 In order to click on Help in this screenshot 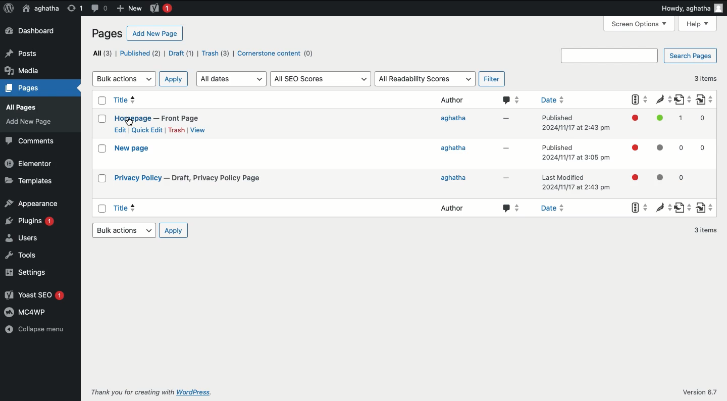, I will do `click(699, 24)`.